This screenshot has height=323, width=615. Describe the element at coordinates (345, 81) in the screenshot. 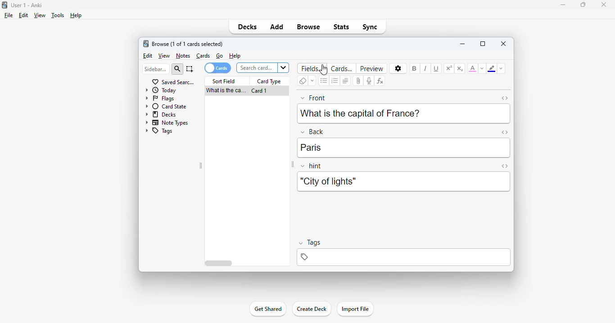

I see `alignment` at that location.